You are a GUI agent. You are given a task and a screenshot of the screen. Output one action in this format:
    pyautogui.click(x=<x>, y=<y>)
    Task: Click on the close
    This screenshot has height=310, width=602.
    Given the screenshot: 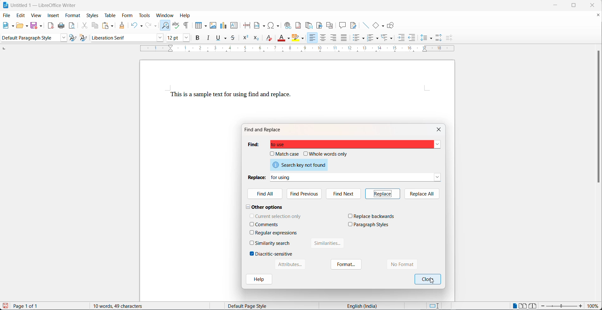 What is the action you would take?
    pyautogui.click(x=440, y=129)
    